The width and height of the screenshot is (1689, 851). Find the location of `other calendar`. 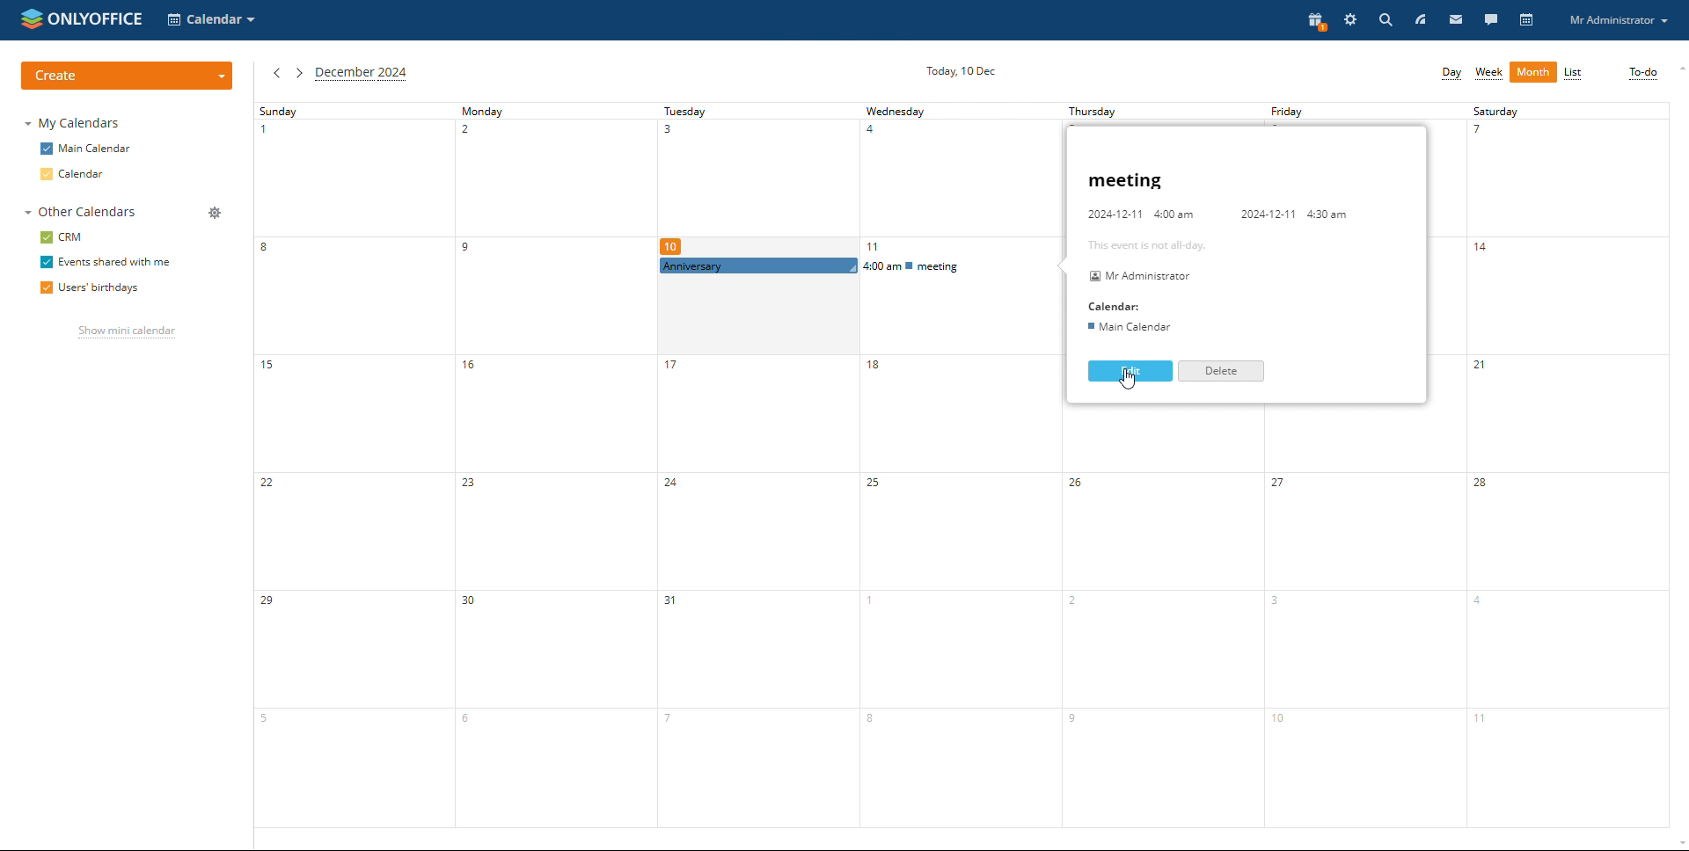

other calendar is located at coordinates (79, 213).